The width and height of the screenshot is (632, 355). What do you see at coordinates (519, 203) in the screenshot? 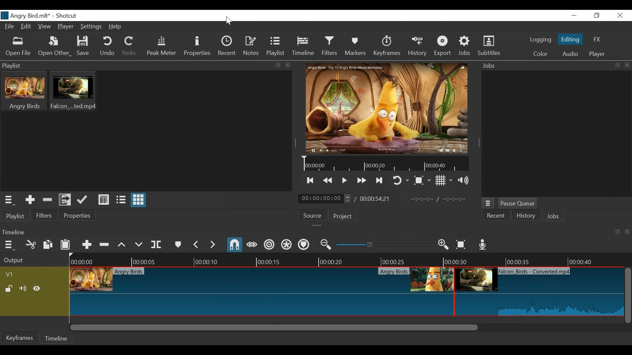
I see `Pause Queue` at bounding box center [519, 203].